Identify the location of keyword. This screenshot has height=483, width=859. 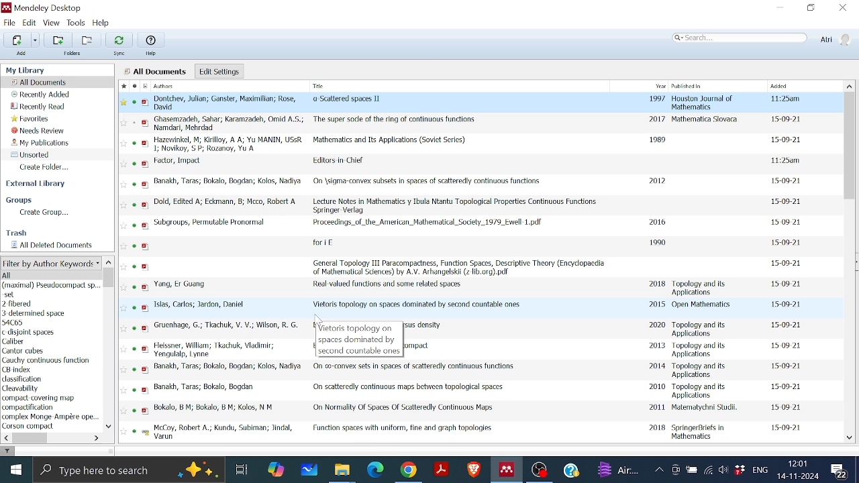
(46, 361).